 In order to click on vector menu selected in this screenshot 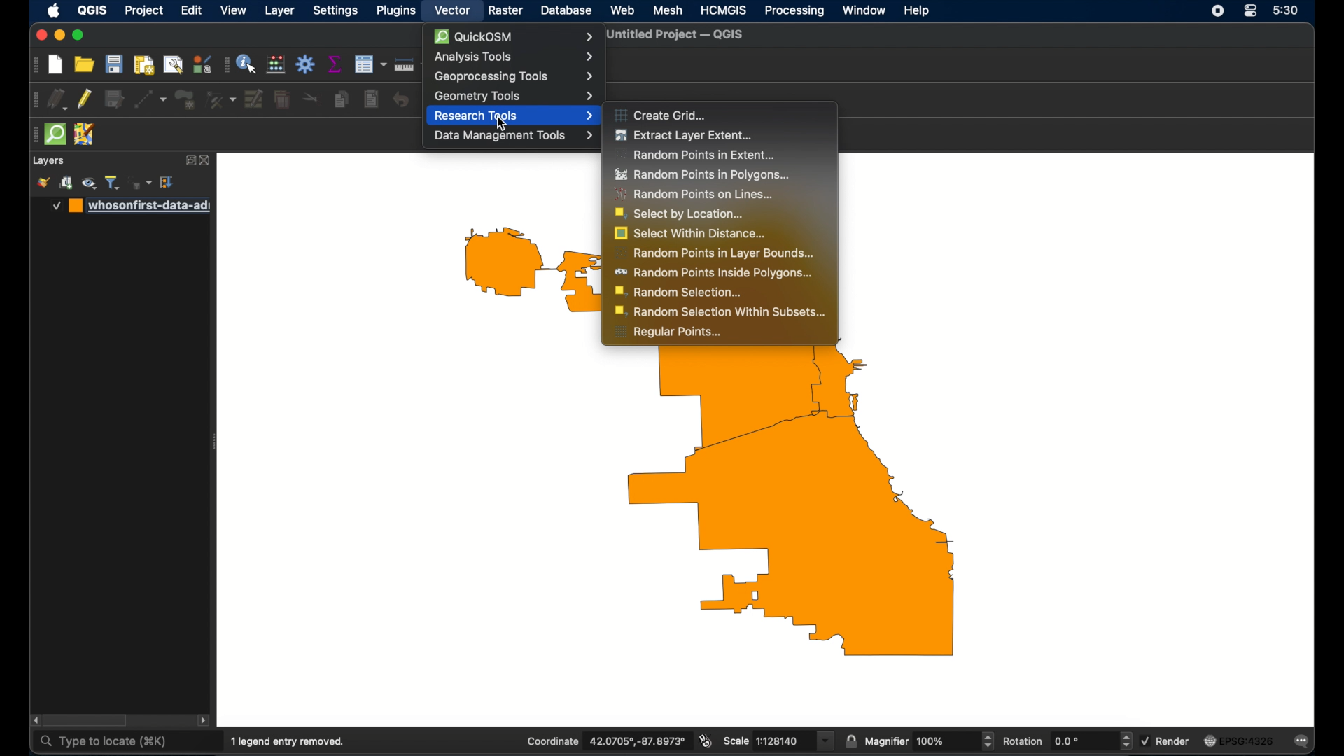, I will do `click(453, 10)`.